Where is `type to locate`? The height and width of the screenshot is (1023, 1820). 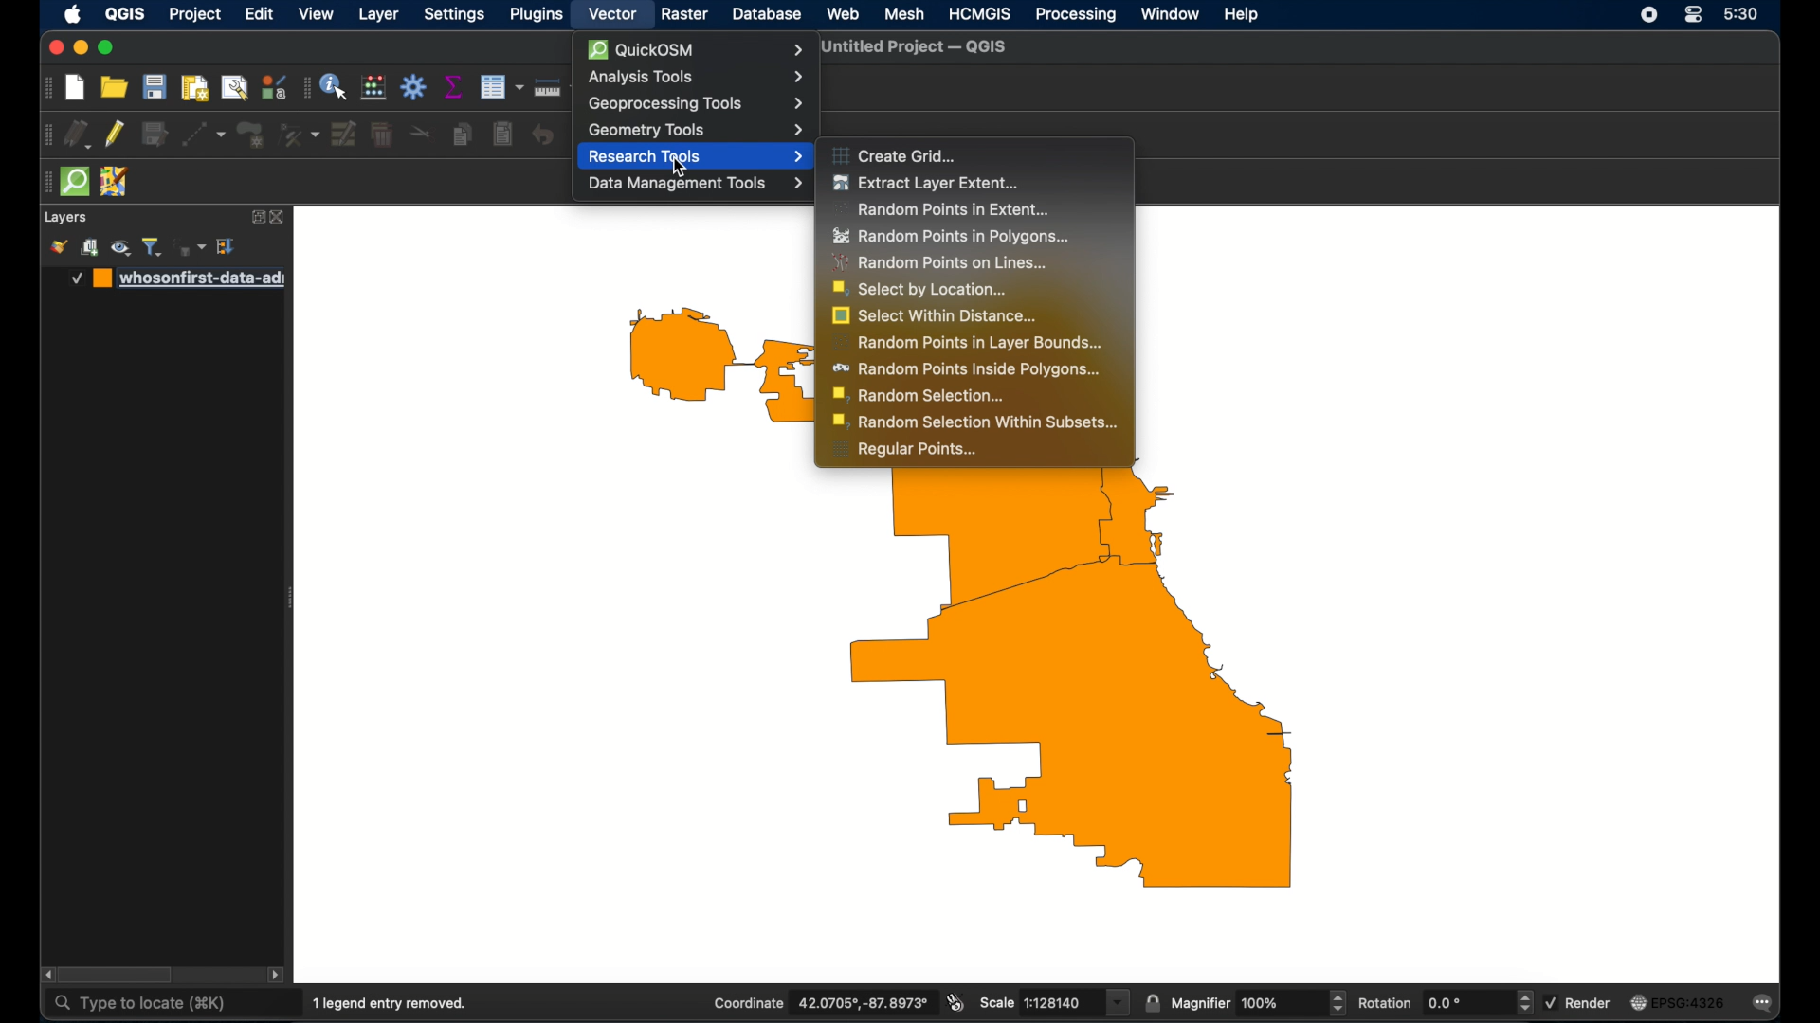
type to locate is located at coordinates (143, 1005).